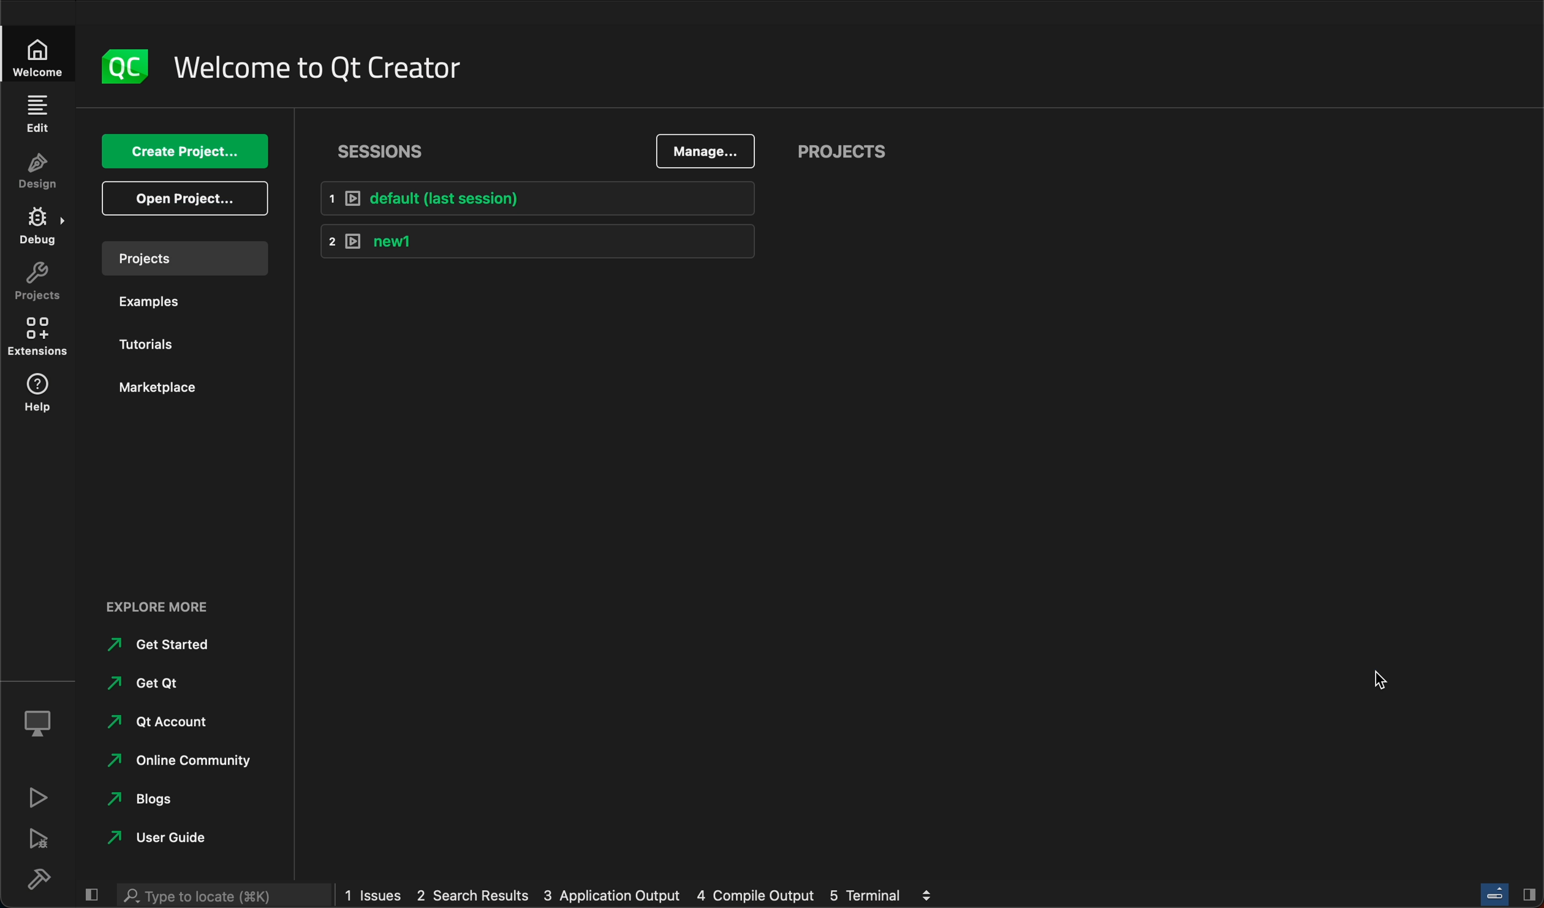 The height and width of the screenshot is (908, 1544). Describe the element at coordinates (42, 880) in the screenshot. I see `build` at that location.